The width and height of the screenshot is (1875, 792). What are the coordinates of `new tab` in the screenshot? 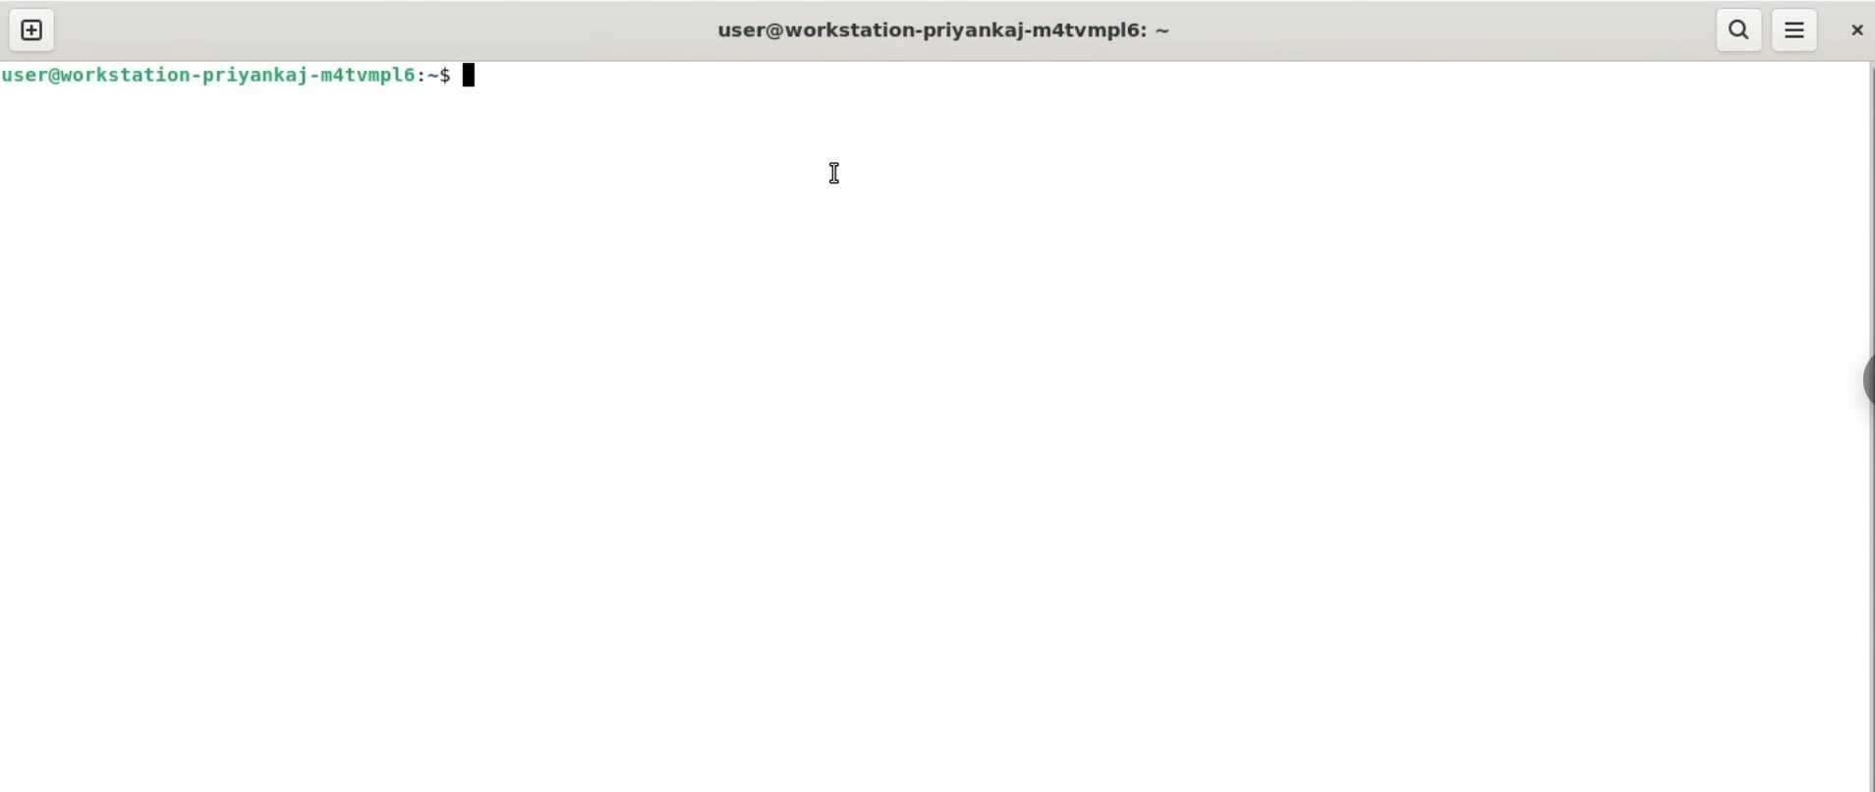 It's located at (31, 28).